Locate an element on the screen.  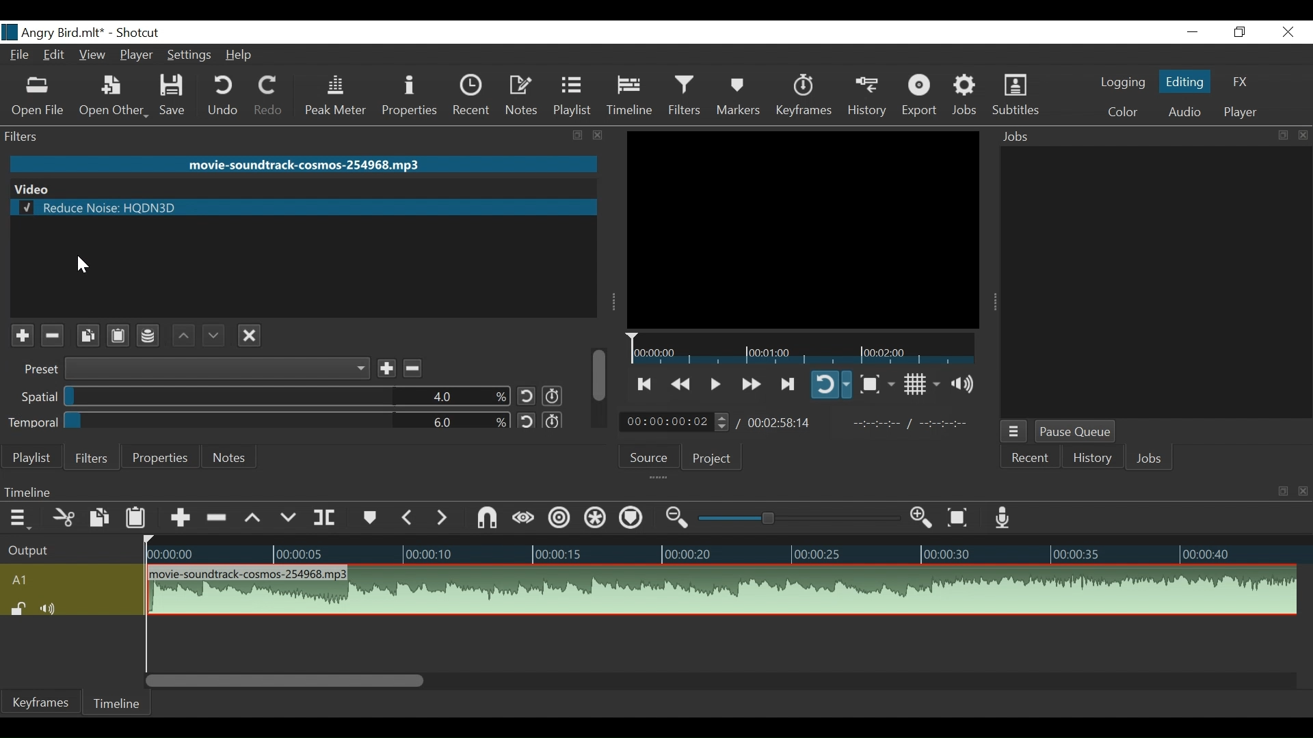
Save is located at coordinates (388, 368).